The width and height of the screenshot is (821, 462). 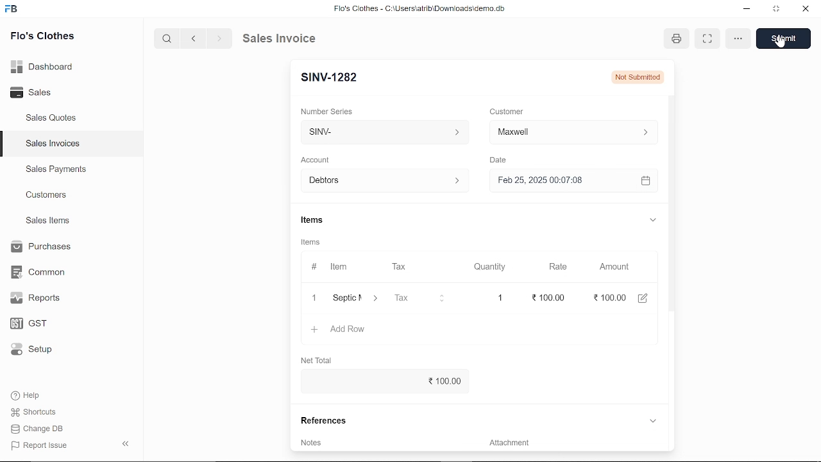 What do you see at coordinates (315, 220) in the screenshot?
I see `Items` at bounding box center [315, 220].